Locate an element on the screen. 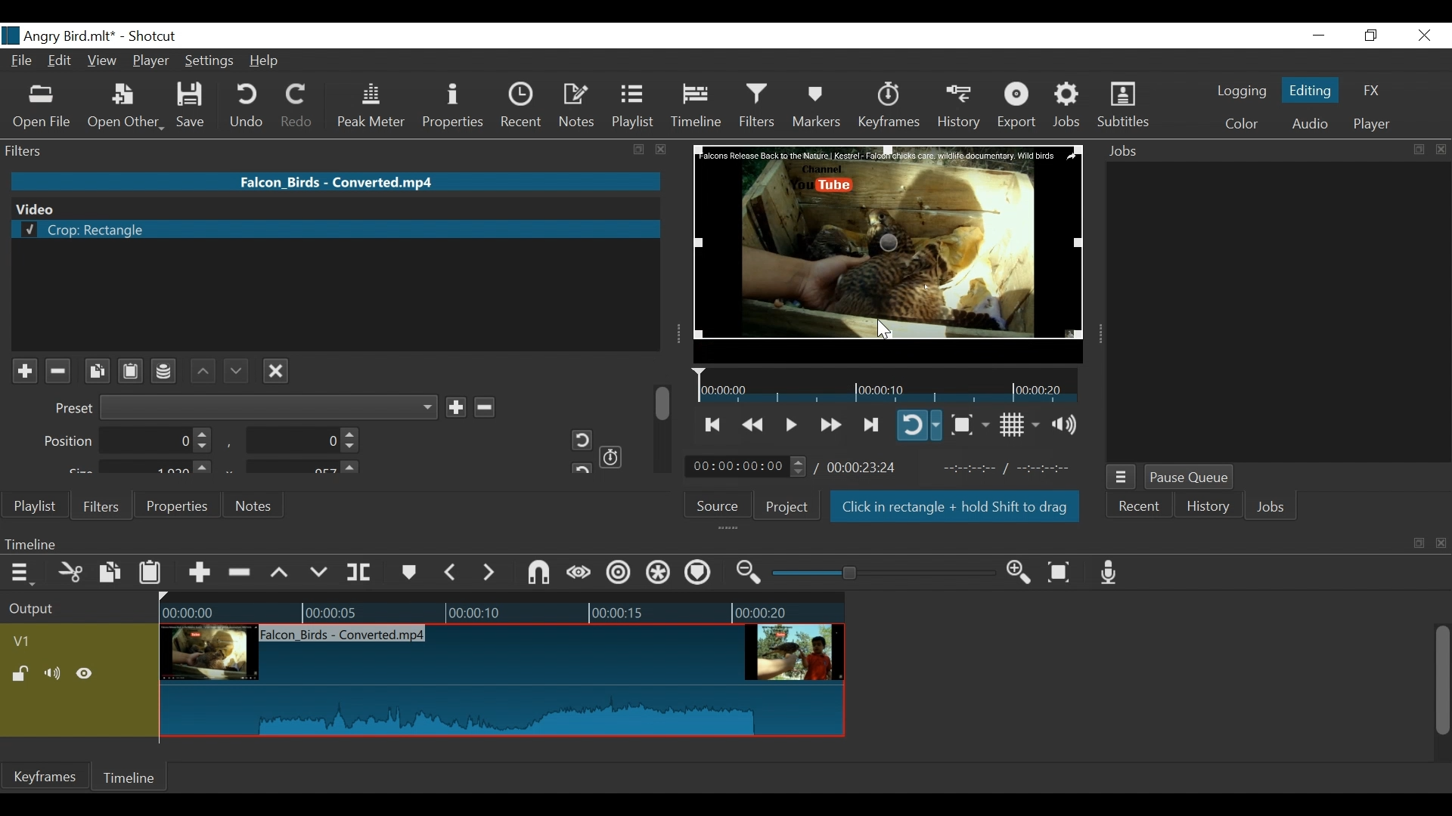 Image resolution: width=1452 pixels, height=816 pixels. Scrub while dragging is located at coordinates (582, 574).